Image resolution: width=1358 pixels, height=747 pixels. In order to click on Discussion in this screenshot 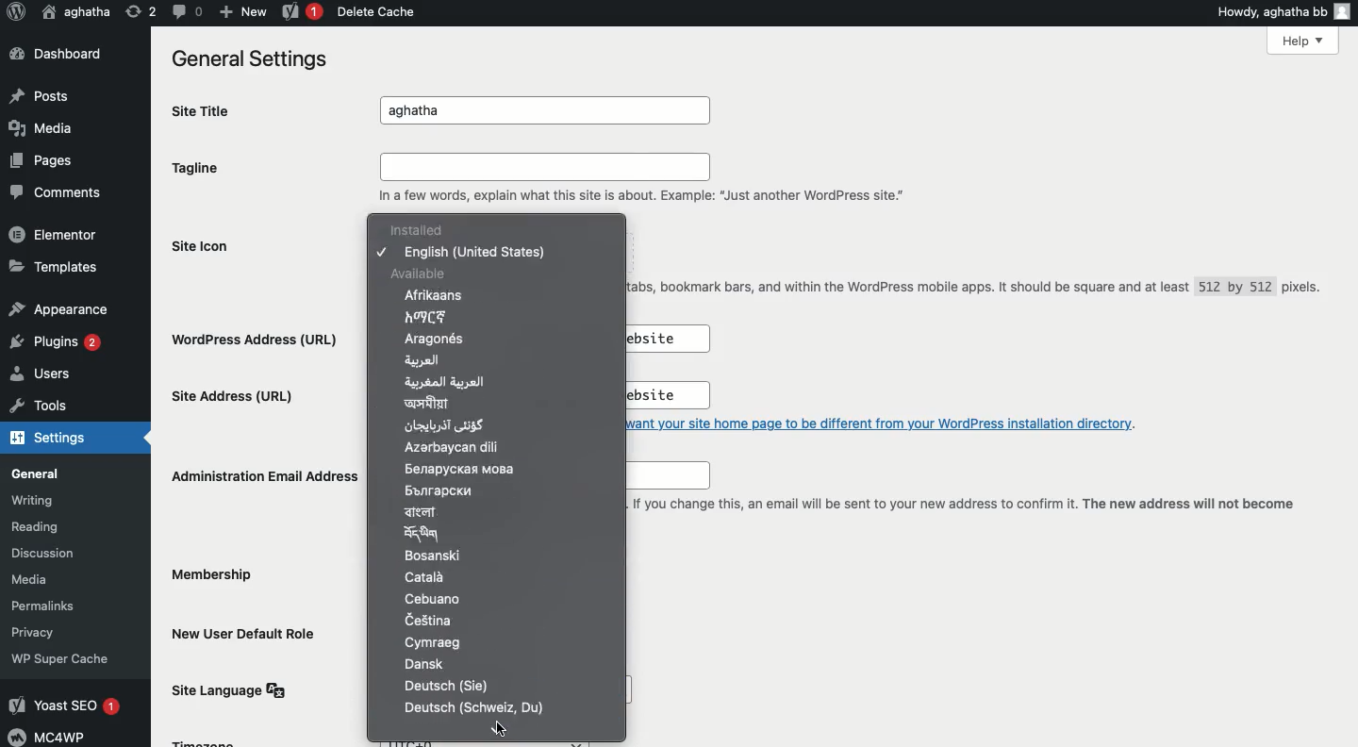, I will do `click(52, 552)`.